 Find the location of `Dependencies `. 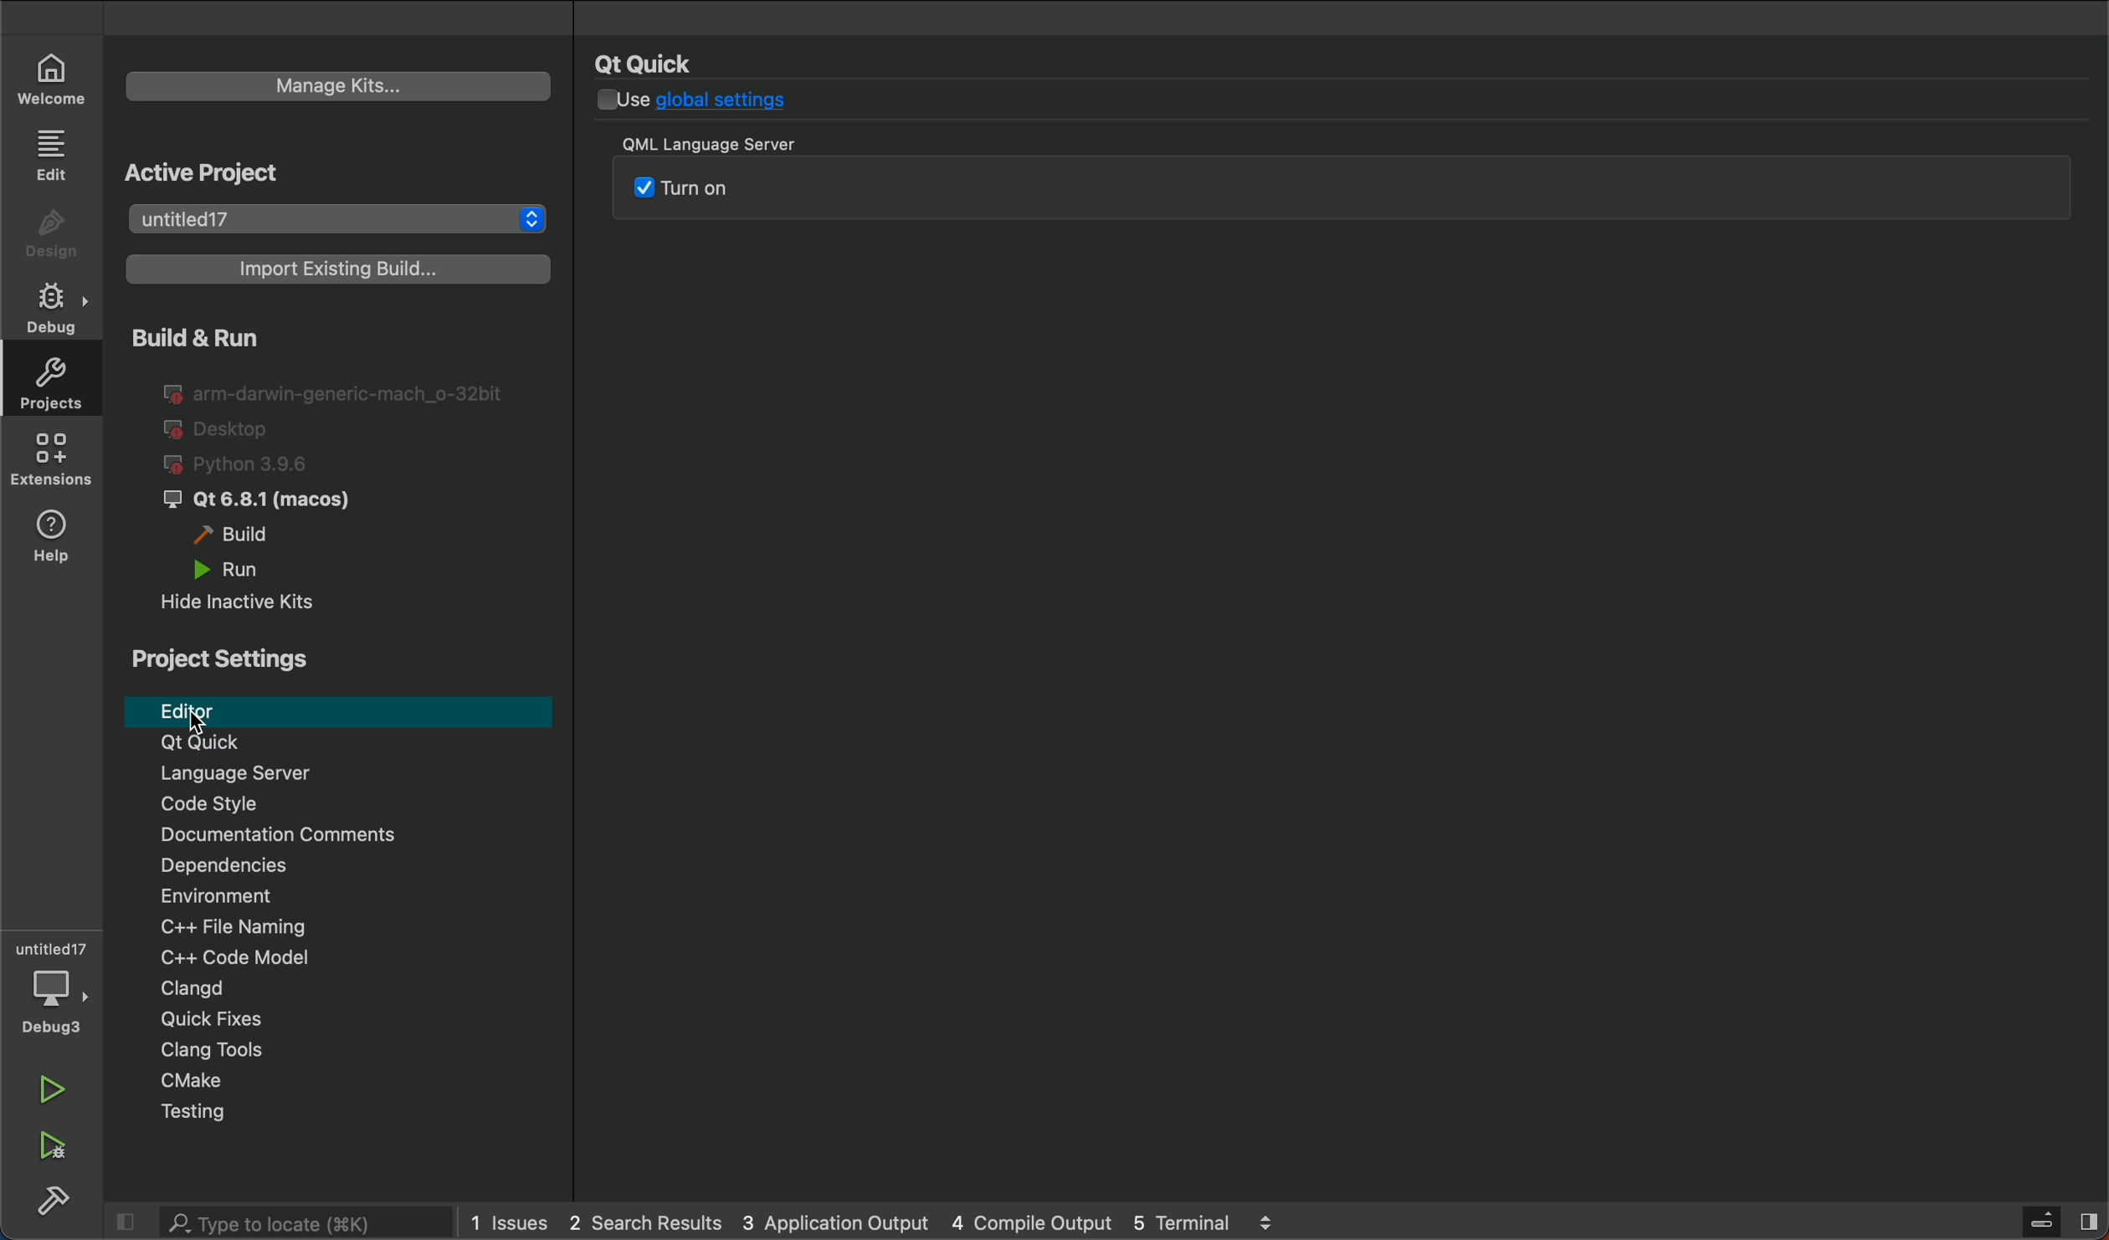

Dependencies  is located at coordinates (362, 869).